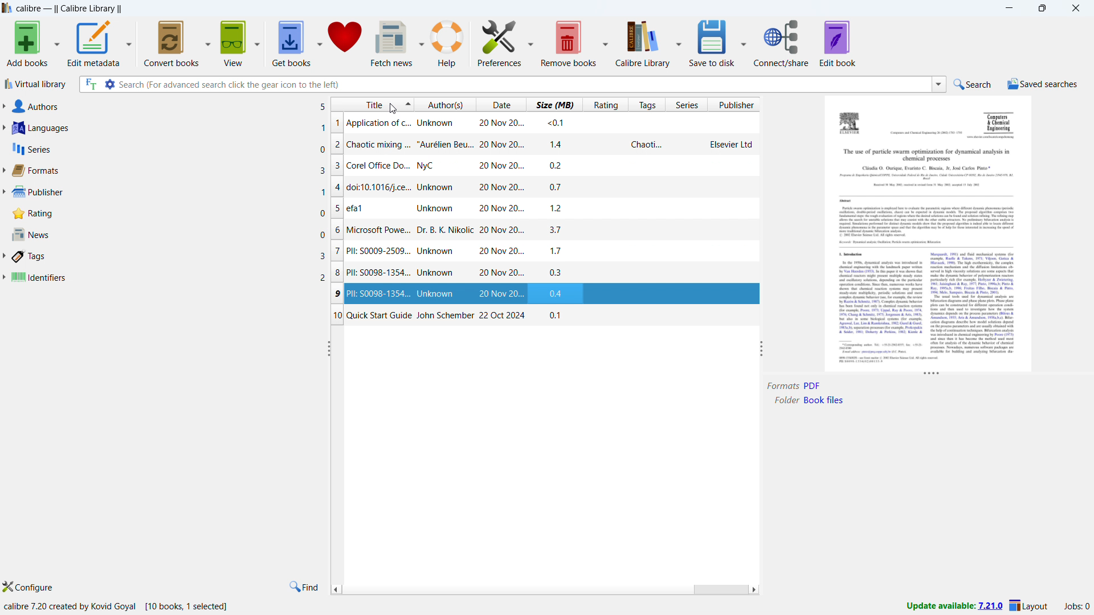 This screenshot has width=1094, height=615. What do you see at coordinates (168, 214) in the screenshot?
I see `rating` at bounding box center [168, 214].